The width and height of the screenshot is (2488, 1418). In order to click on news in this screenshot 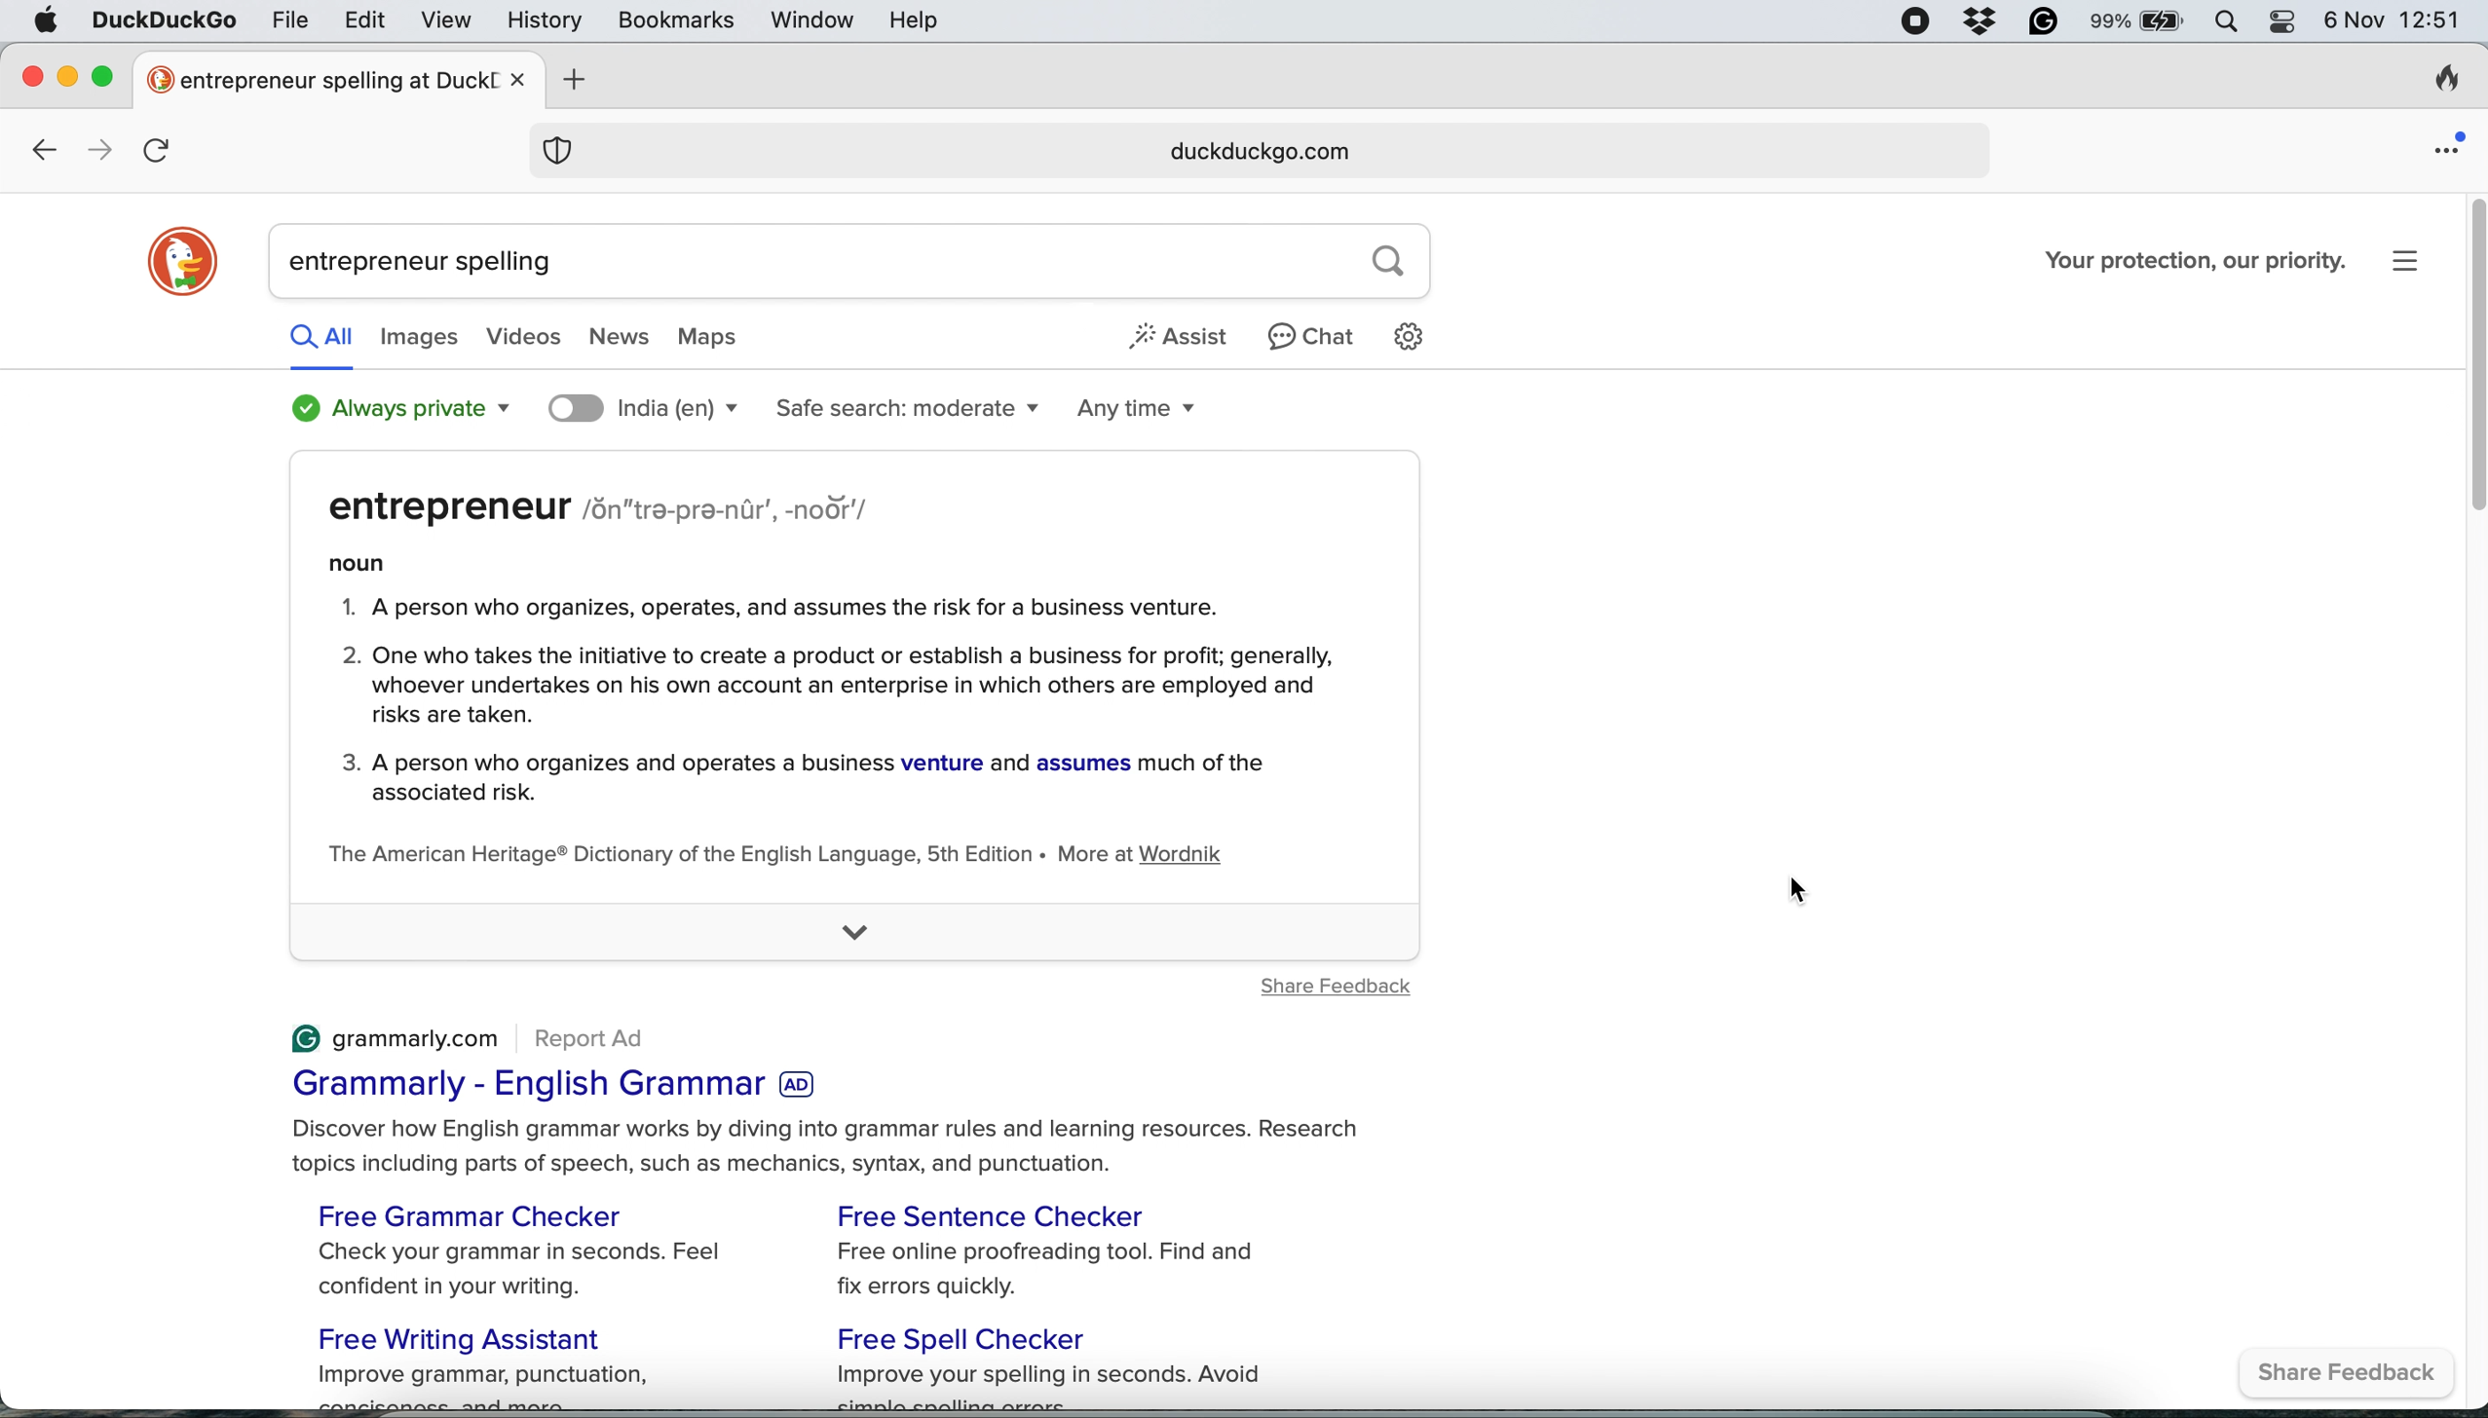, I will do `click(621, 338)`.